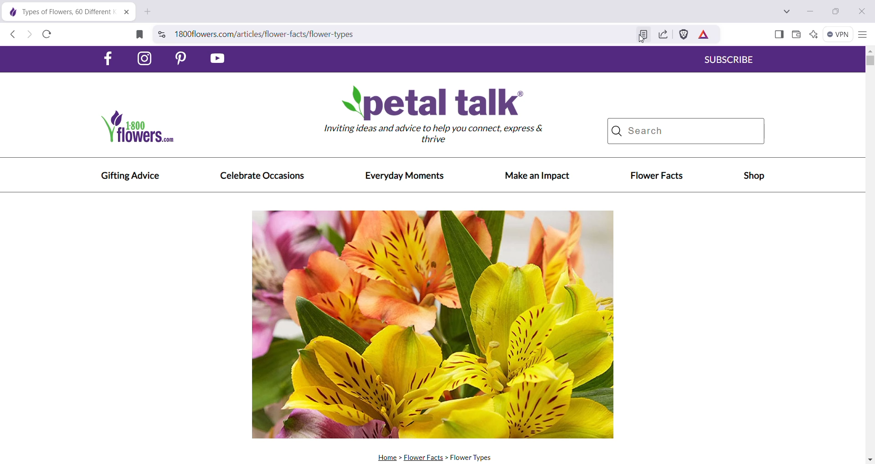 Image resolution: width=875 pixels, height=464 pixels. Describe the element at coordinates (662, 35) in the screenshot. I see `Share this page` at that location.